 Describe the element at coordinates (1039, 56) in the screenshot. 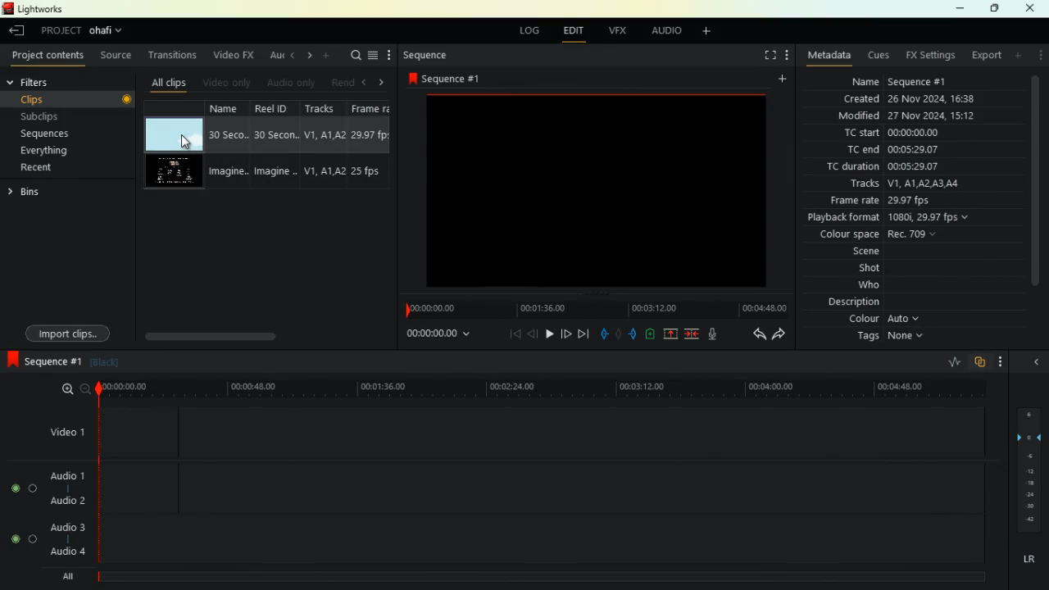

I see `more` at that location.